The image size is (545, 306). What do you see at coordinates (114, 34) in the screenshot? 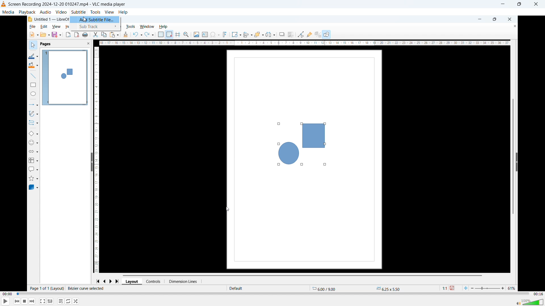
I see `paste` at bounding box center [114, 34].